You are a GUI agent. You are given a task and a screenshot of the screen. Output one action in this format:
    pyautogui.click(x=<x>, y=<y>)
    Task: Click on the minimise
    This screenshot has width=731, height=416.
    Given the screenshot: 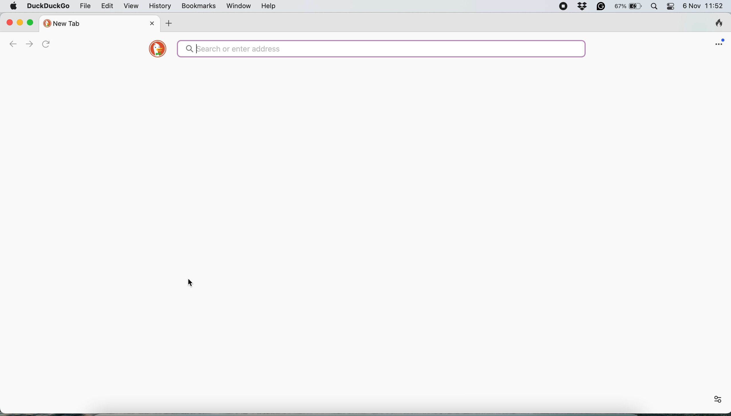 What is the action you would take?
    pyautogui.click(x=19, y=21)
    